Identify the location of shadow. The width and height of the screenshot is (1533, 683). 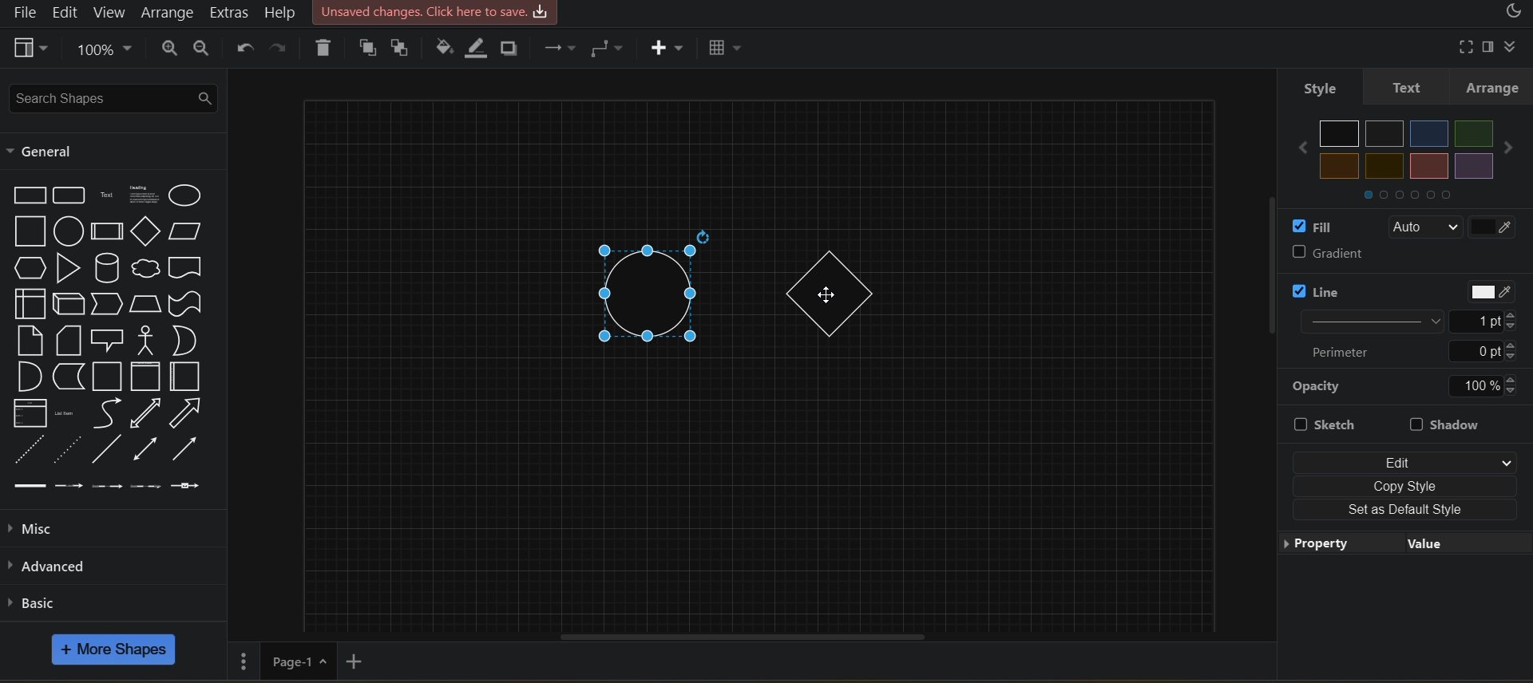
(1465, 427).